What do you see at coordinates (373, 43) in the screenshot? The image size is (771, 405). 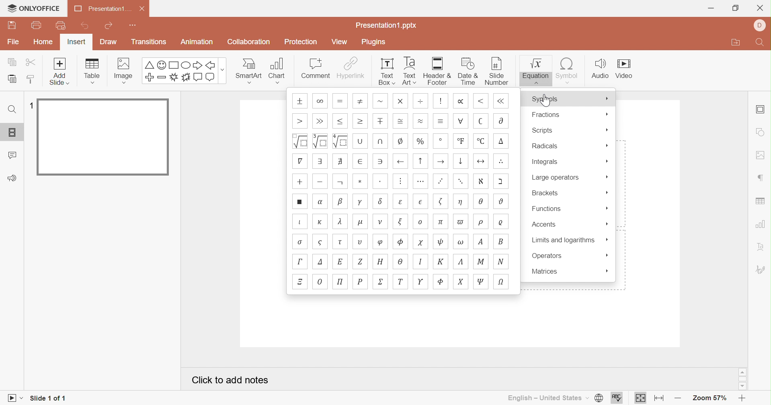 I see `Plugins` at bounding box center [373, 43].